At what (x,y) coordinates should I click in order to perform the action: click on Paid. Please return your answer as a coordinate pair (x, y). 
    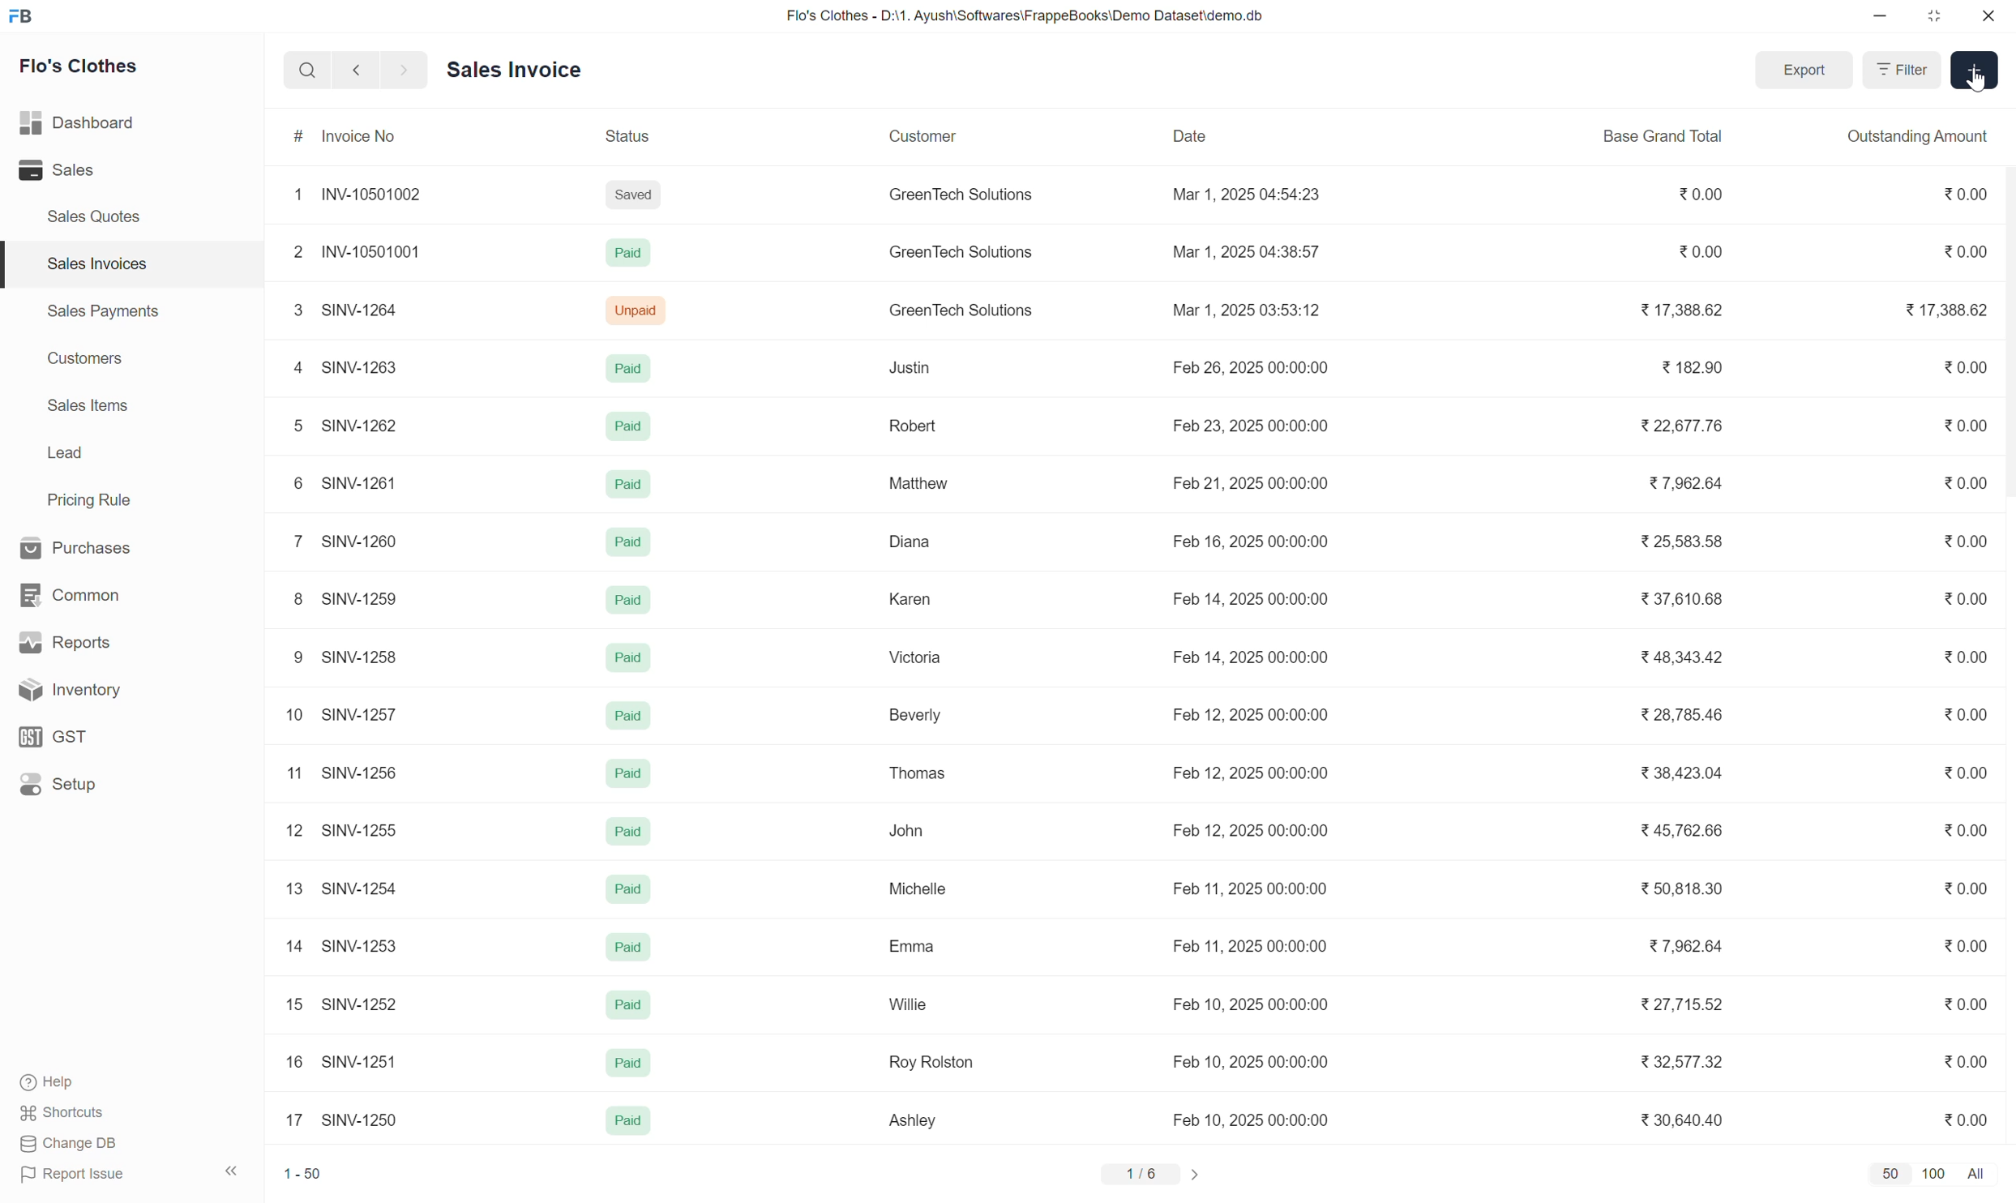
    Looking at the image, I should click on (629, 604).